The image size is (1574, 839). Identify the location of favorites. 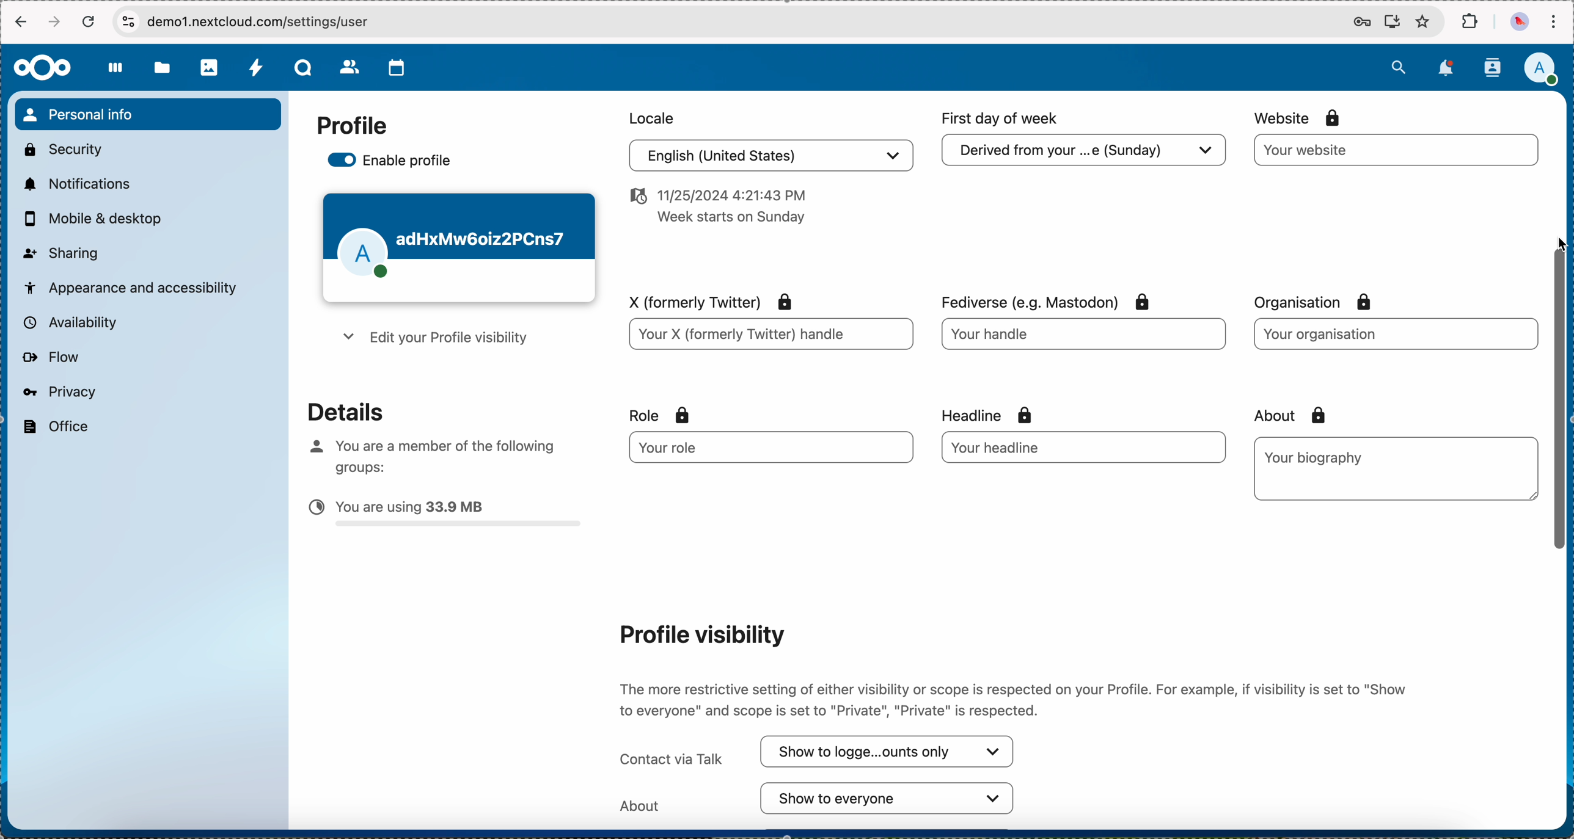
(1422, 23).